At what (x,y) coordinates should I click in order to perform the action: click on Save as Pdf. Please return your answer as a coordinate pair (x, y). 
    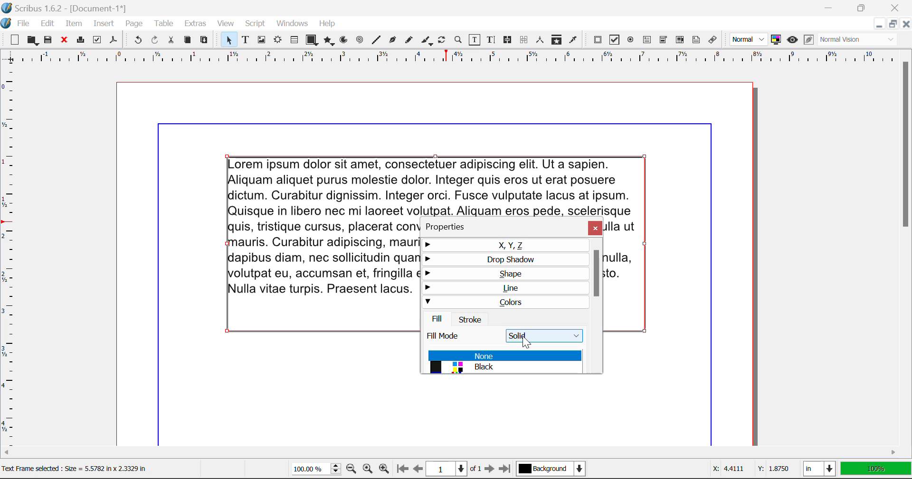
    Looking at the image, I should click on (114, 41).